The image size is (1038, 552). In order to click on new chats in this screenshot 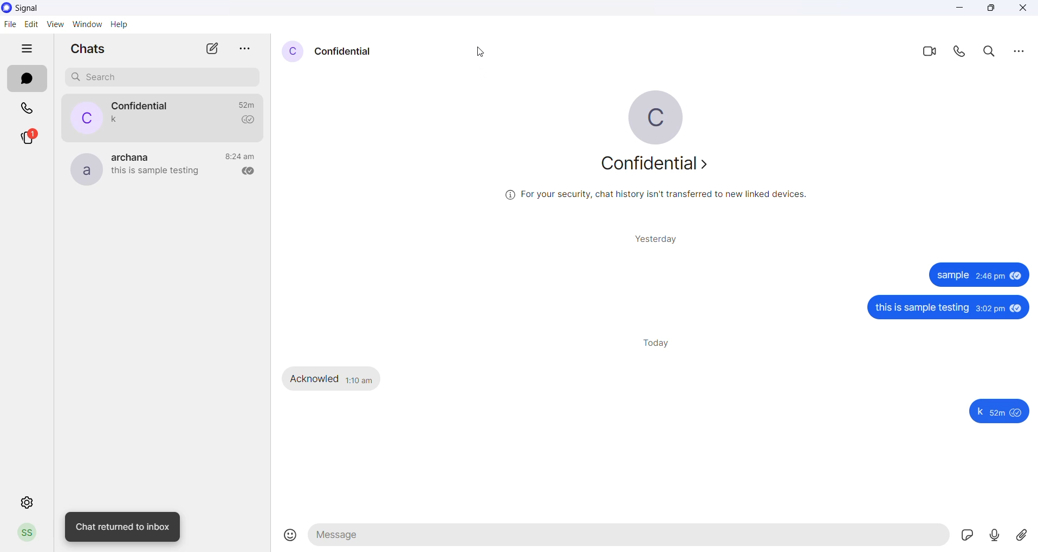, I will do `click(215, 49)`.